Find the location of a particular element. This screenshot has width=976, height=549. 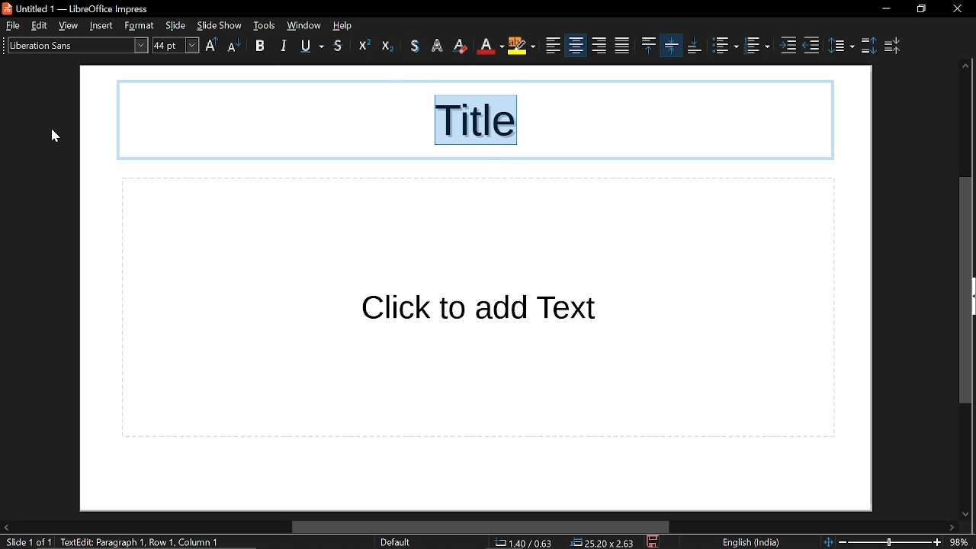

move right is located at coordinates (951, 528).